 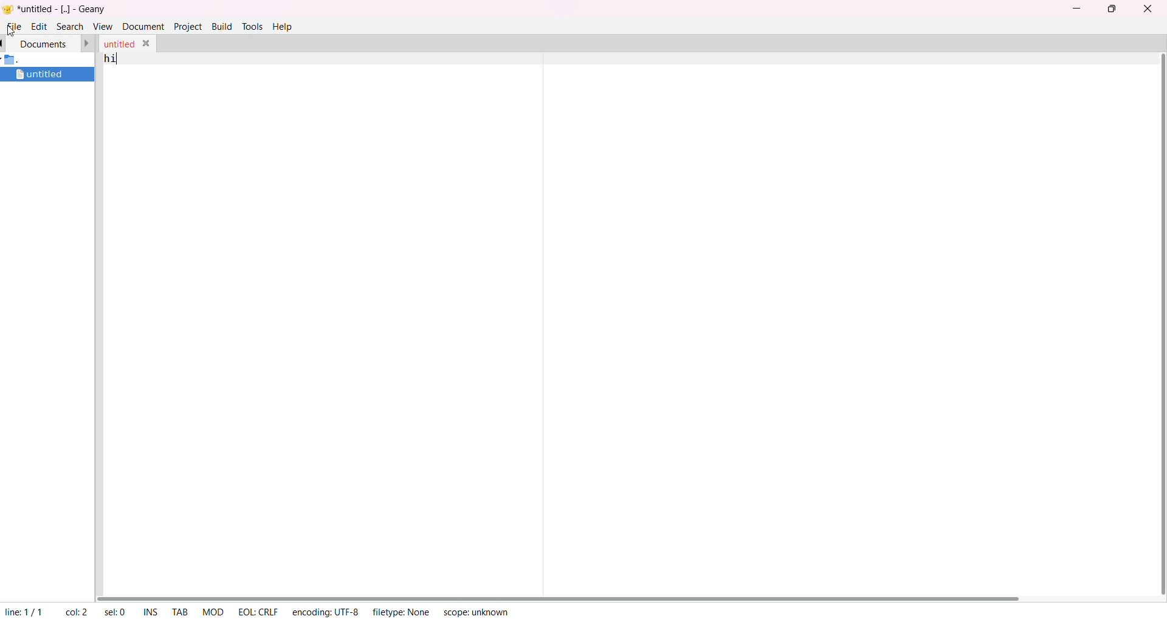 I want to click on edit, so click(x=40, y=26).